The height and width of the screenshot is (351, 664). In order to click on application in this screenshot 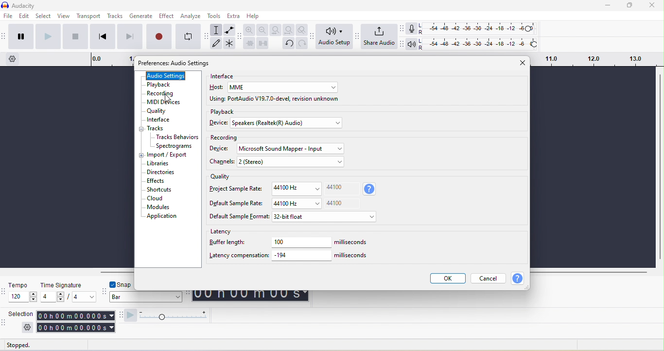, I will do `click(162, 217)`.